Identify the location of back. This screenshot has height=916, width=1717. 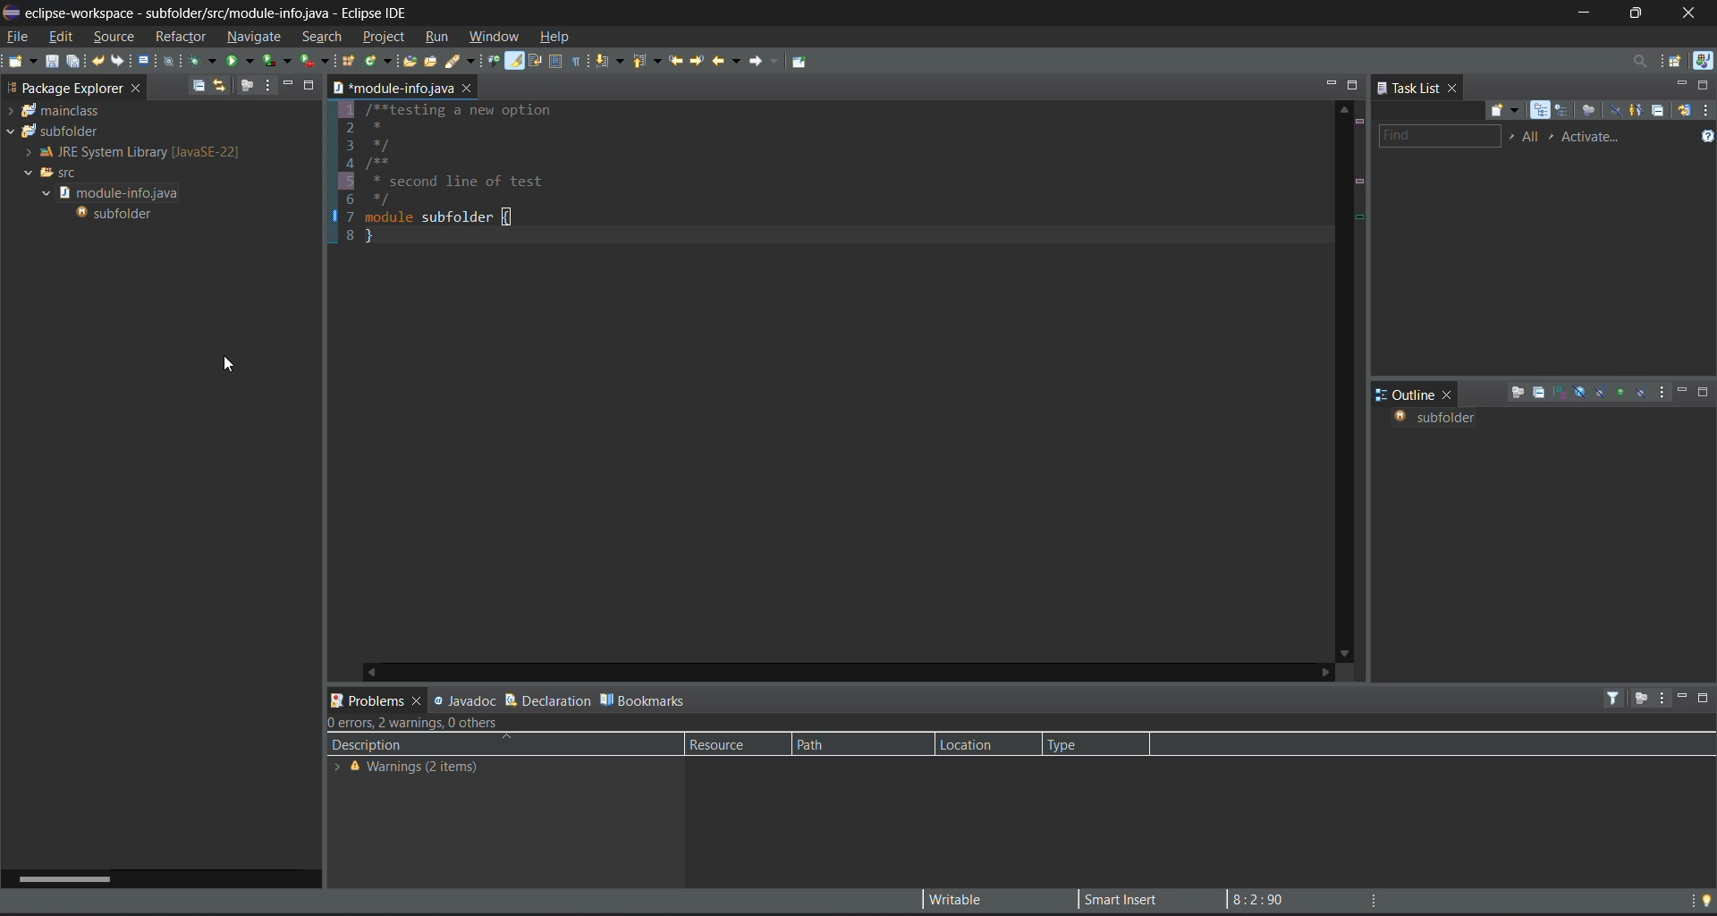
(723, 60).